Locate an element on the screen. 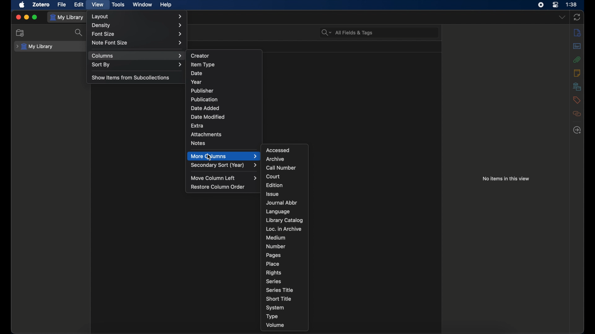 The image size is (595, 334). library is located at coordinates (577, 86).